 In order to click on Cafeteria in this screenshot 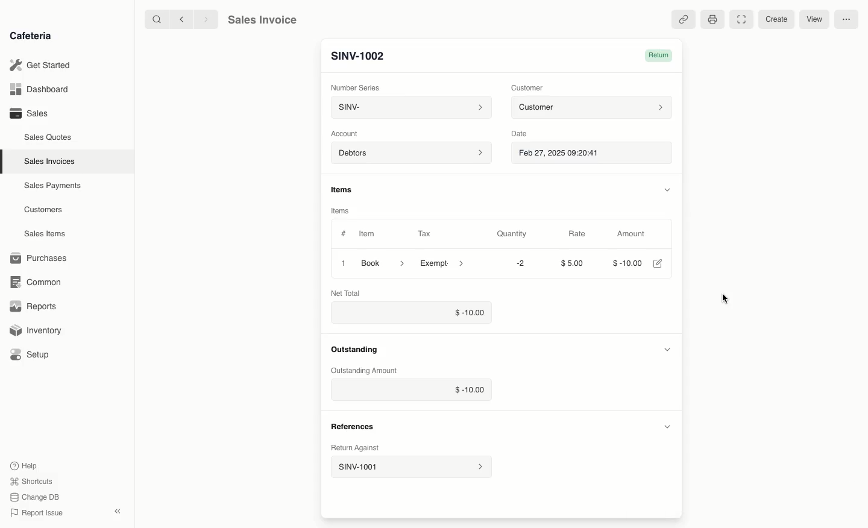, I will do `click(30, 36)`.